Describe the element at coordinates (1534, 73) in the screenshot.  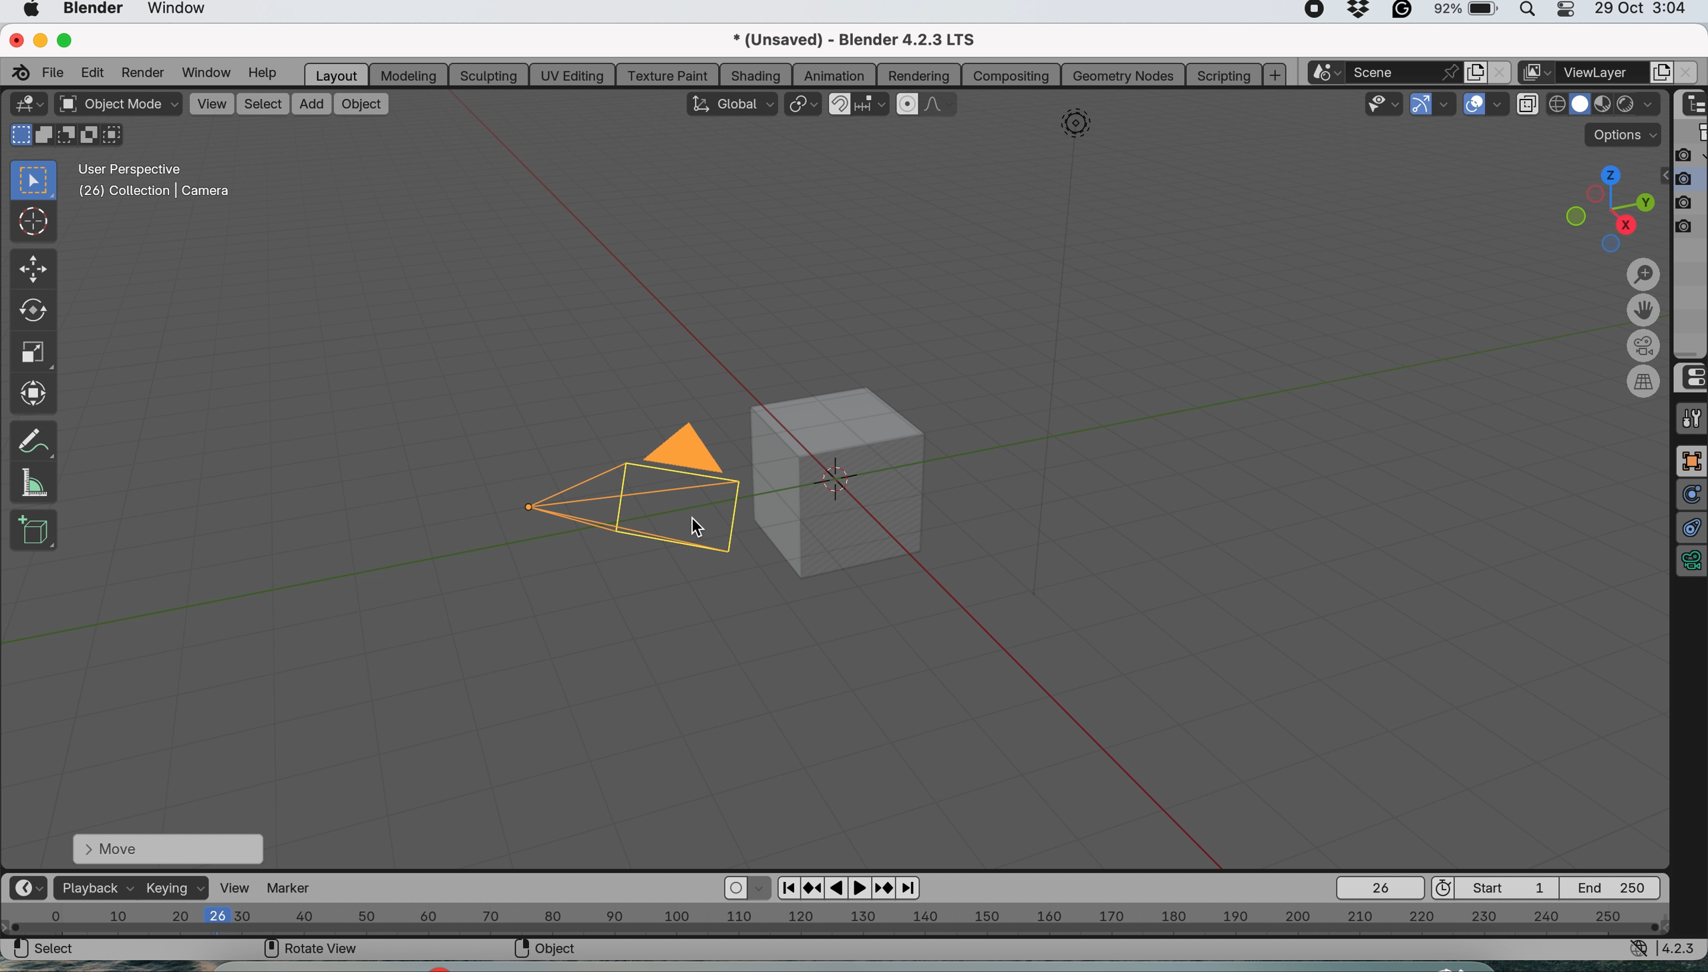
I see `active workspace` at that location.